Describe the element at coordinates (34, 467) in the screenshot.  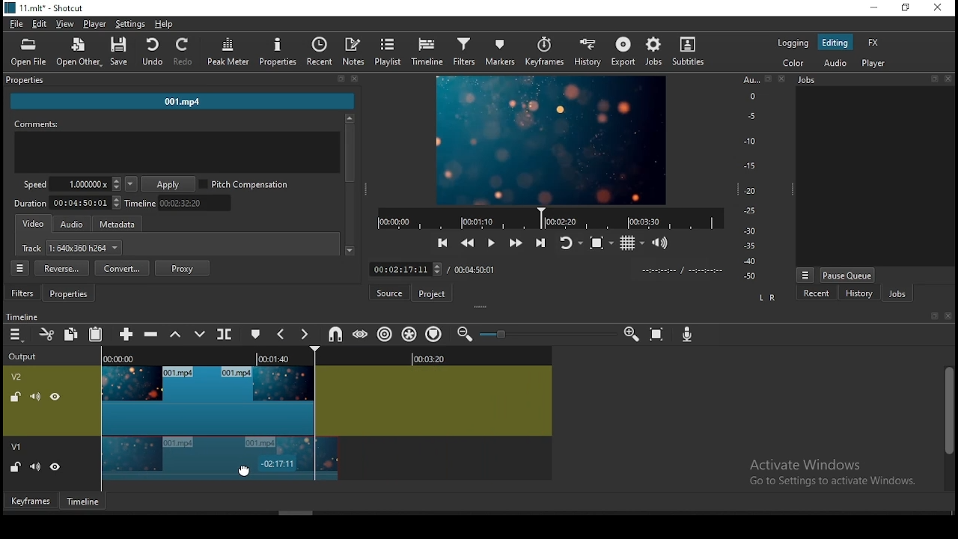
I see `(UN)MUTE` at that location.